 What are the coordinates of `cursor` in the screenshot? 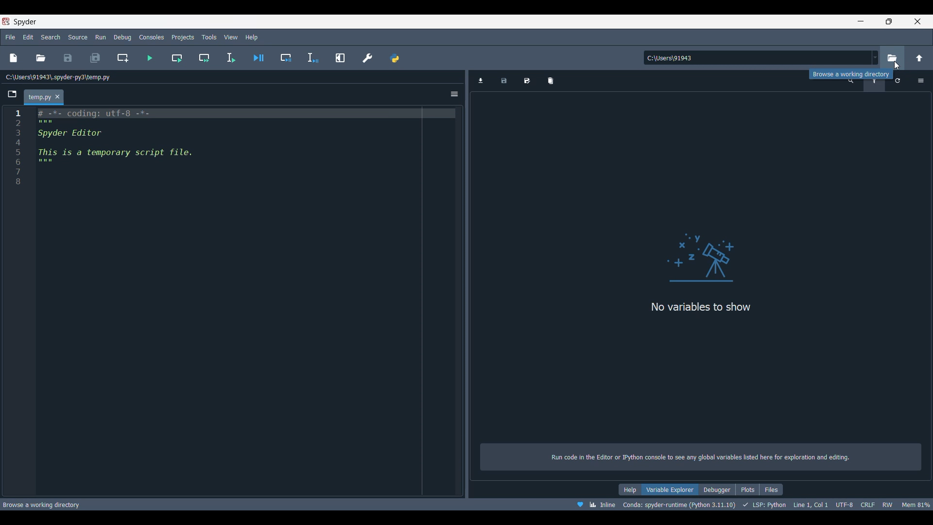 It's located at (897, 65).